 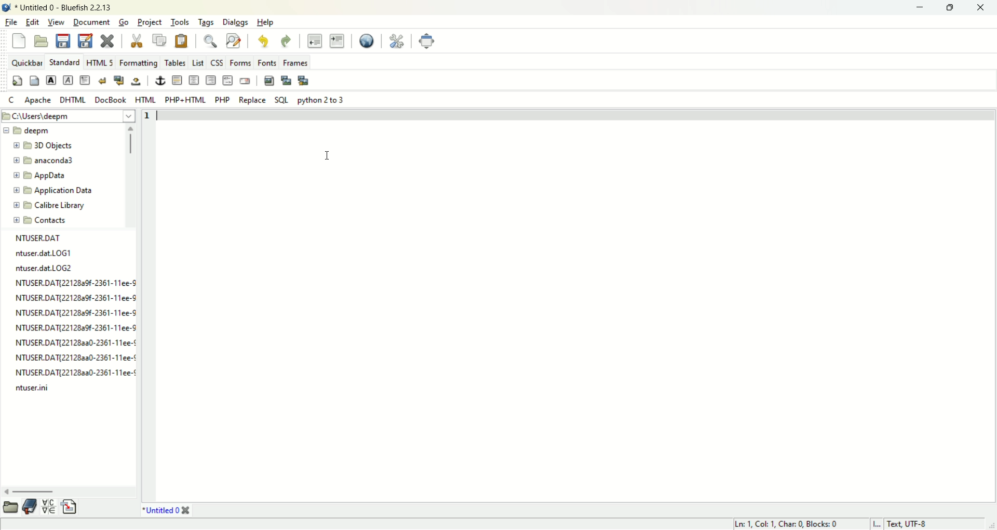 I want to click on C, so click(x=8, y=99).